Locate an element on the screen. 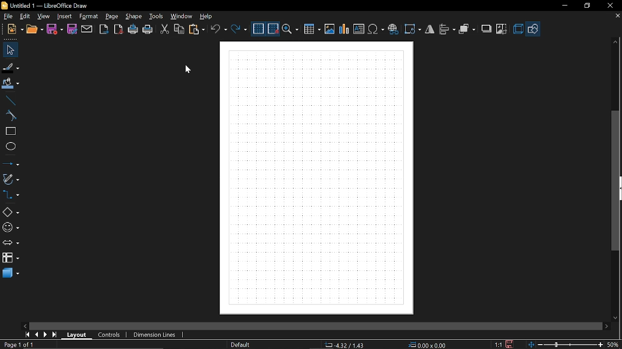  page is located at coordinates (110, 17).